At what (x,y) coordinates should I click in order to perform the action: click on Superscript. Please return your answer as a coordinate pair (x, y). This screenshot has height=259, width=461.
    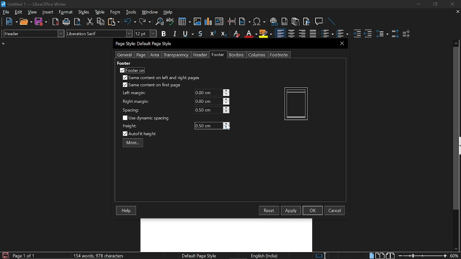
    Looking at the image, I should click on (212, 34).